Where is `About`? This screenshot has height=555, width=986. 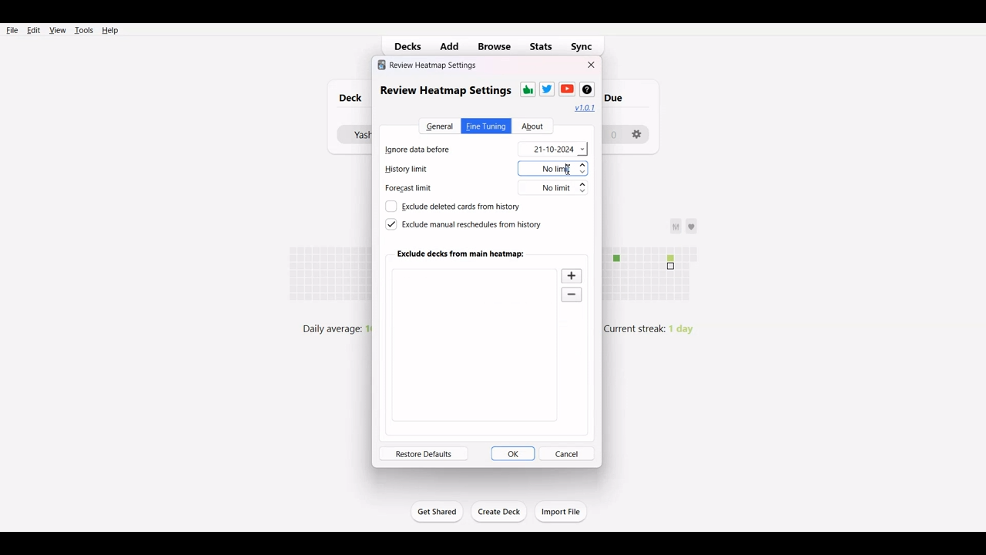
About is located at coordinates (532, 126).